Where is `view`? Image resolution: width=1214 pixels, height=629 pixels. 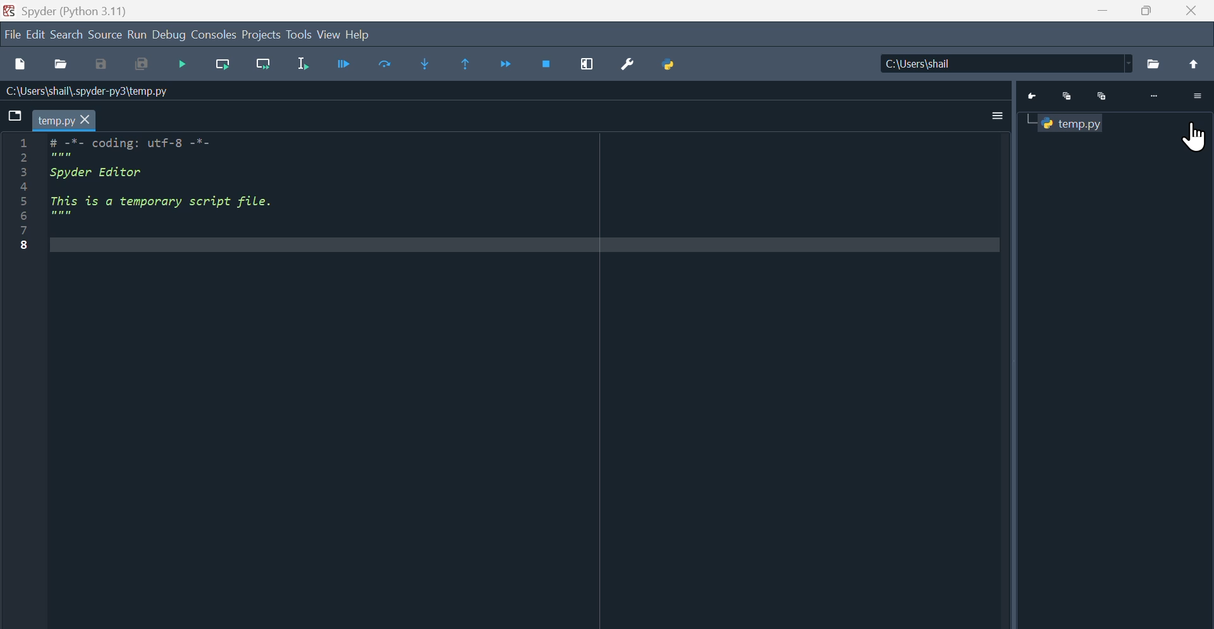 view is located at coordinates (328, 34).